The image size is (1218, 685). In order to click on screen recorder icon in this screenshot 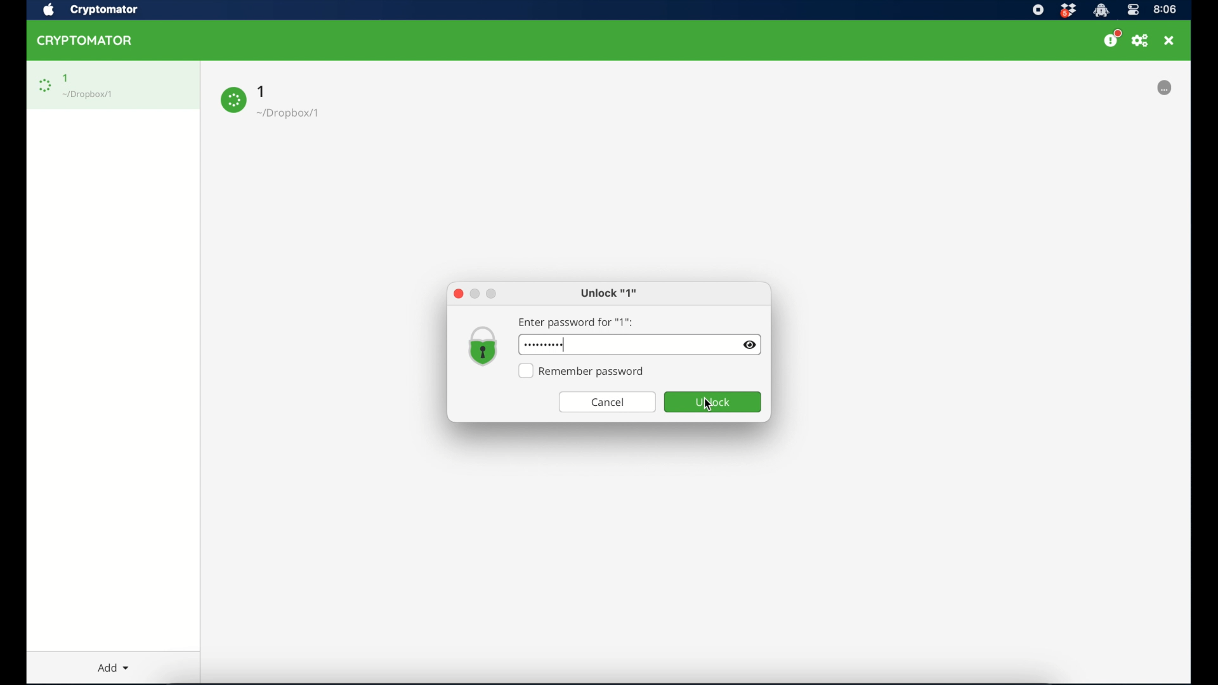, I will do `click(1038, 10)`.